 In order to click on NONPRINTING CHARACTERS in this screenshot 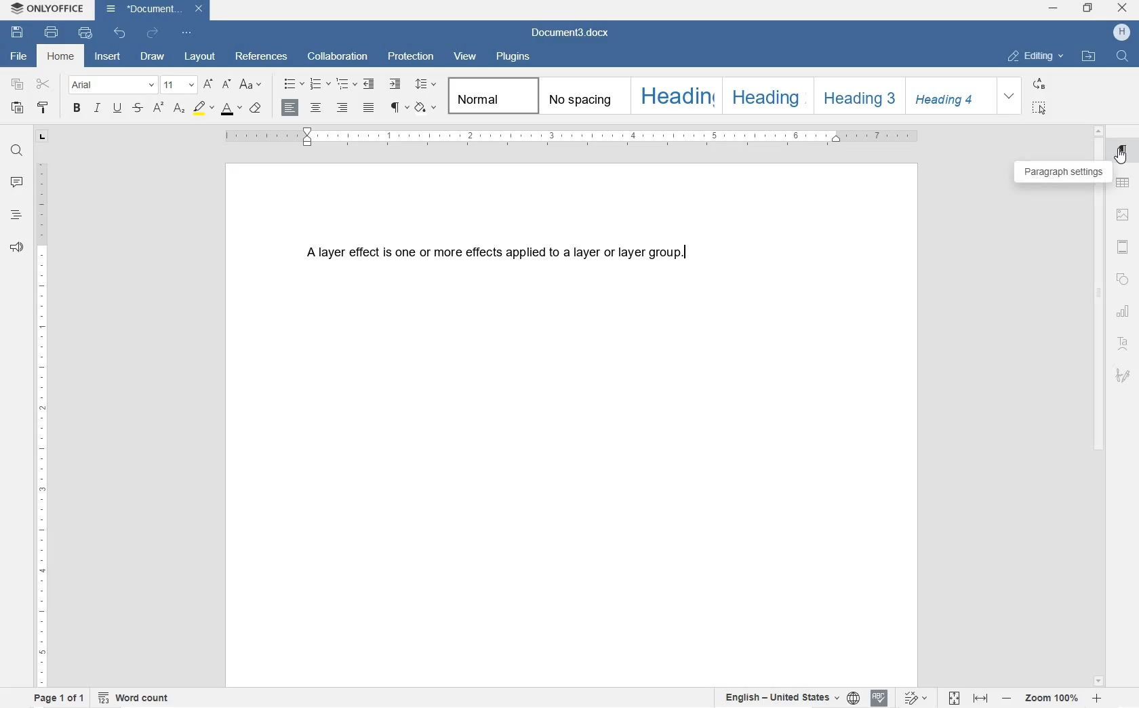, I will do `click(399, 108)`.